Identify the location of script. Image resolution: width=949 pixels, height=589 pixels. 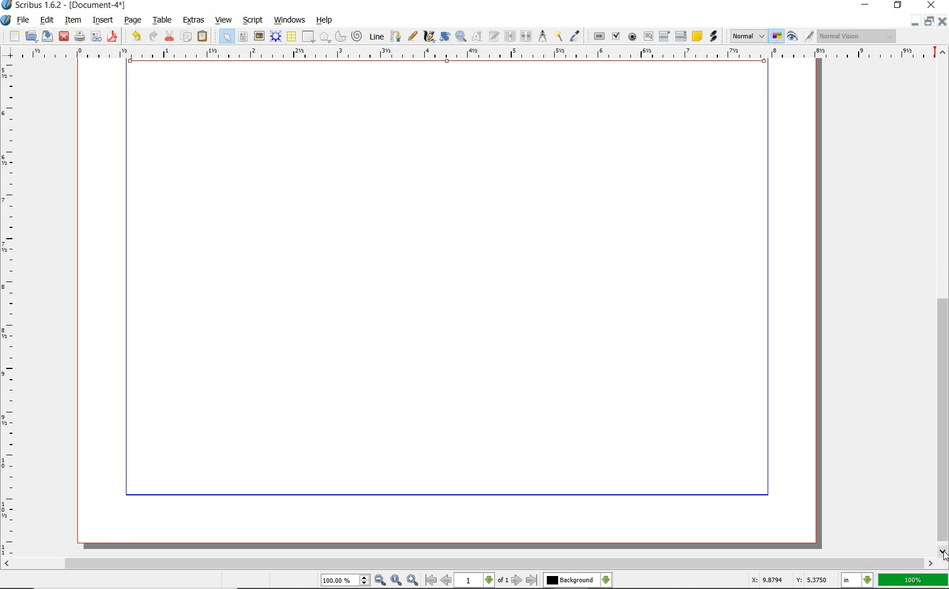
(254, 20).